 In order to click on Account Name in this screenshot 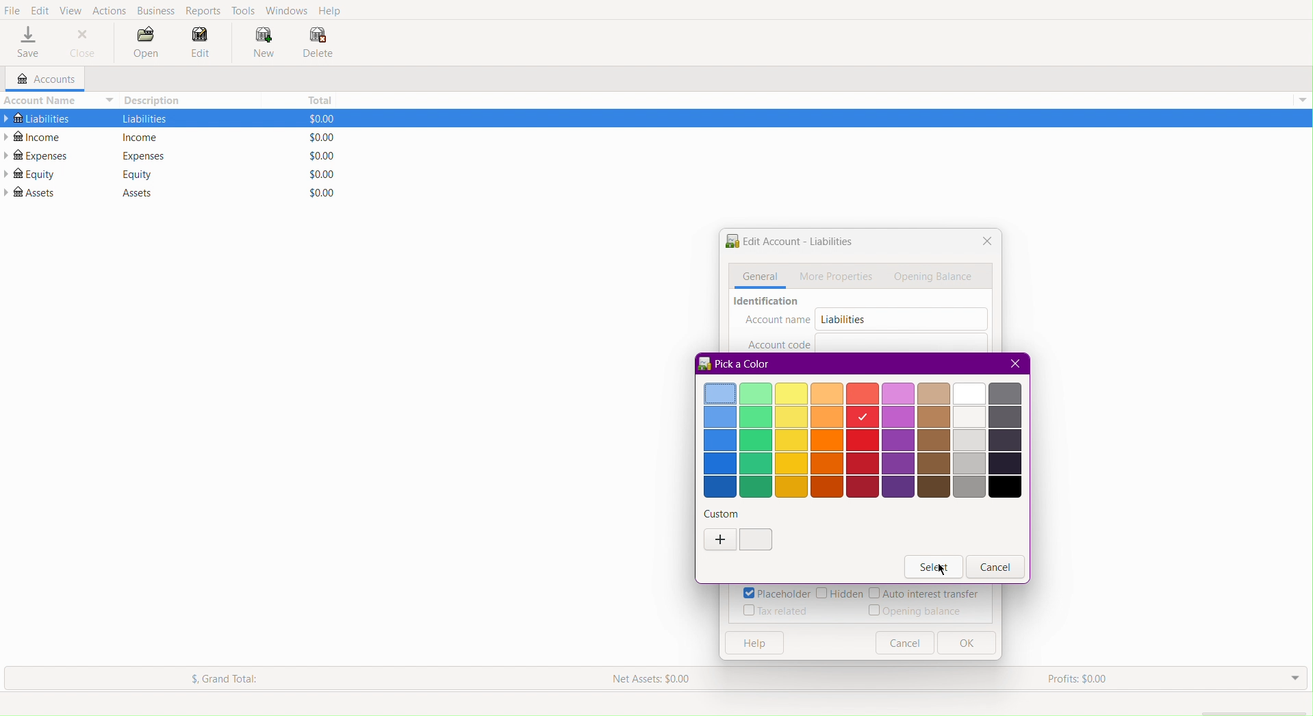, I will do `click(58, 100)`.